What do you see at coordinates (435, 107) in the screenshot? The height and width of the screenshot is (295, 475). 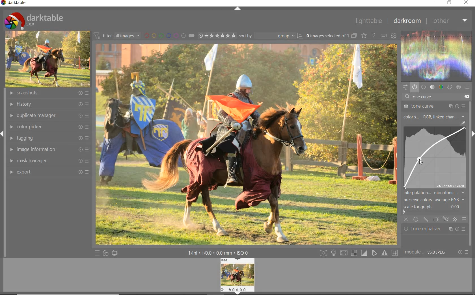 I see `tone curve` at bounding box center [435, 107].